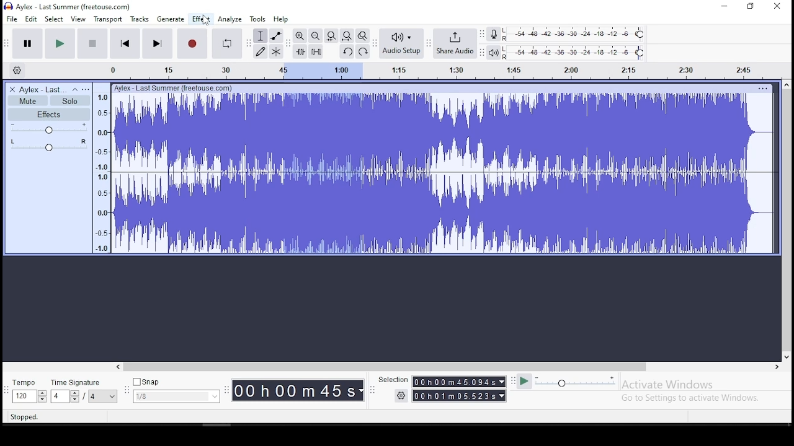  What do you see at coordinates (179, 88) in the screenshot?
I see `text` at bounding box center [179, 88].